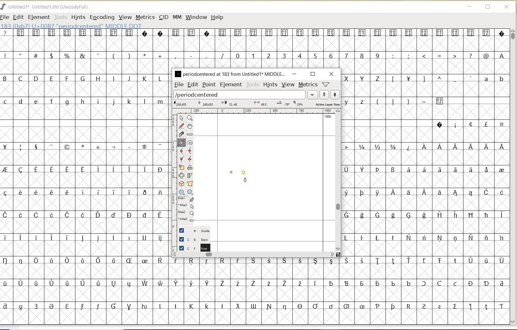  I want to click on load word list, so click(240, 95).